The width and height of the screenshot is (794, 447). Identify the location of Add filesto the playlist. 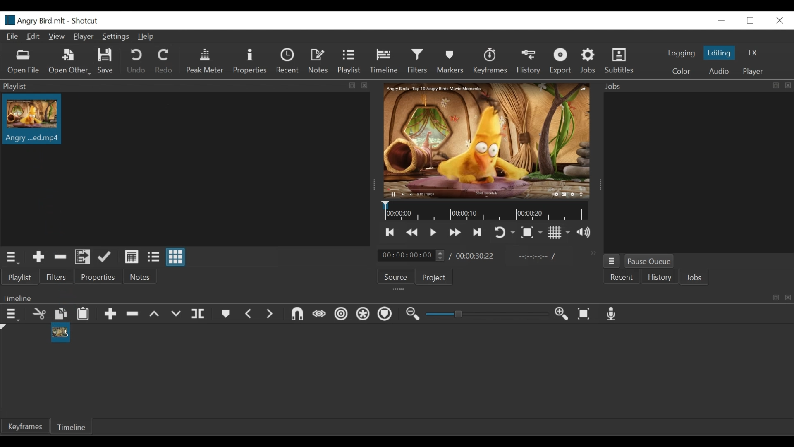
(83, 257).